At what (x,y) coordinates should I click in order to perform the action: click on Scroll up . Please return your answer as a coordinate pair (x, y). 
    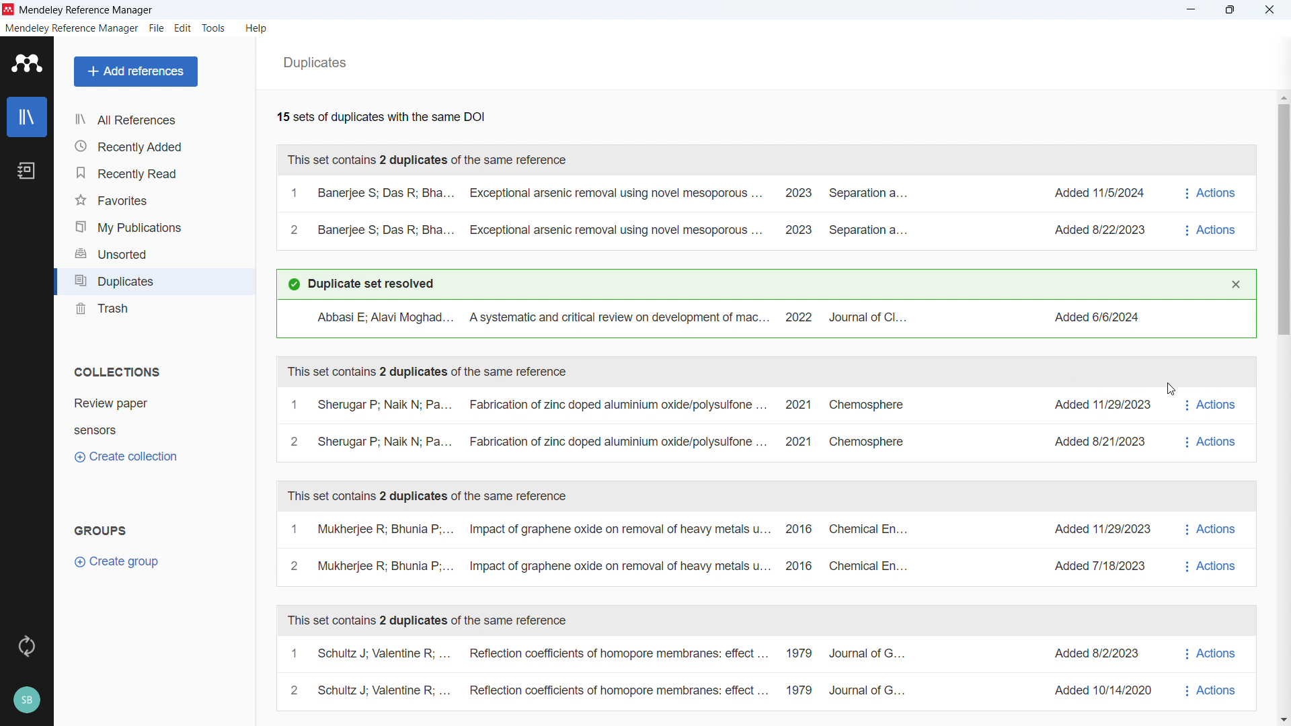
    Looking at the image, I should click on (1283, 97).